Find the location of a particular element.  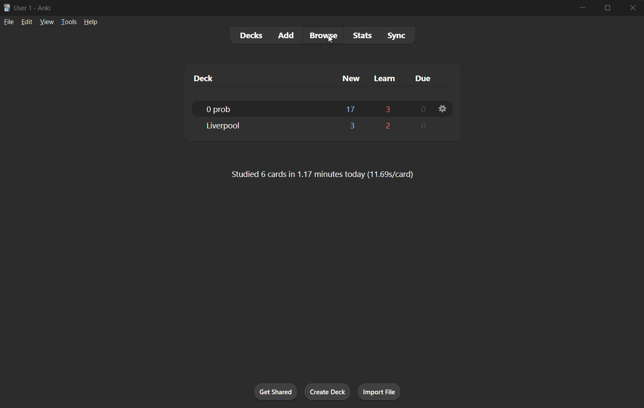

 settings  is located at coordinates (444, 110).